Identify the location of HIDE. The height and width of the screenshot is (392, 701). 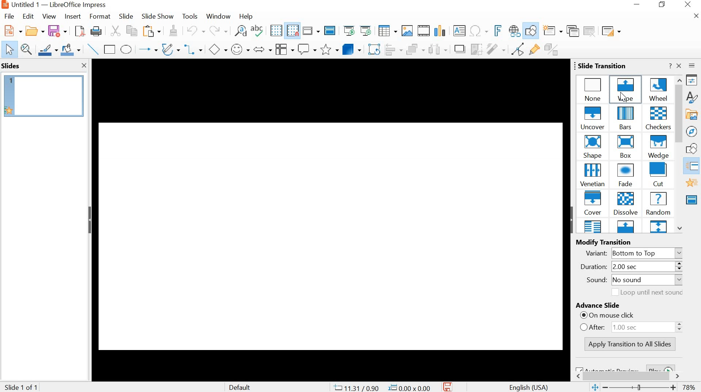
(90, 221).